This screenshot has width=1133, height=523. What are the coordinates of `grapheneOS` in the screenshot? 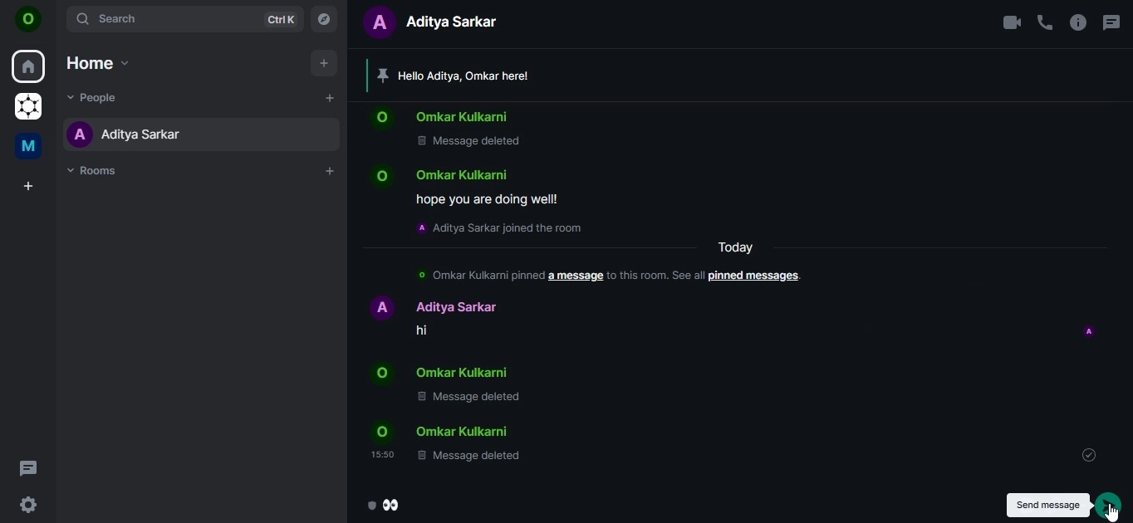 It's located at (27, 105).